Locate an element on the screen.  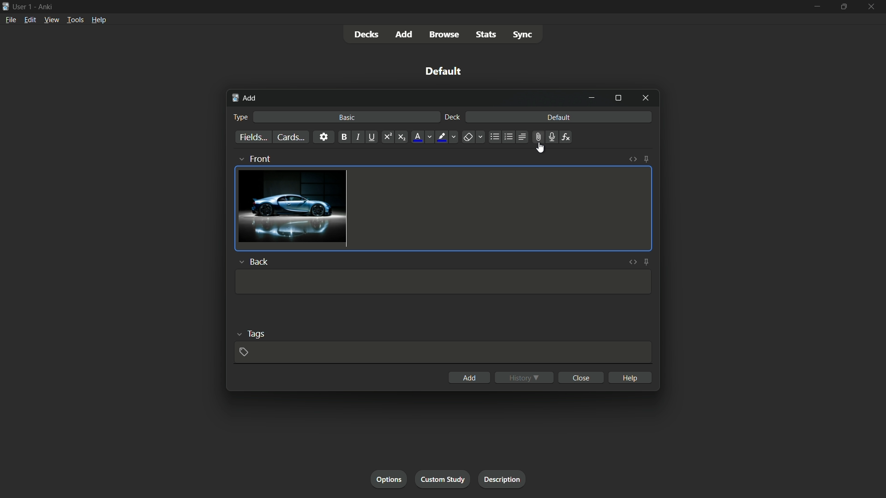
one image added is located at coordinates (292, 208).